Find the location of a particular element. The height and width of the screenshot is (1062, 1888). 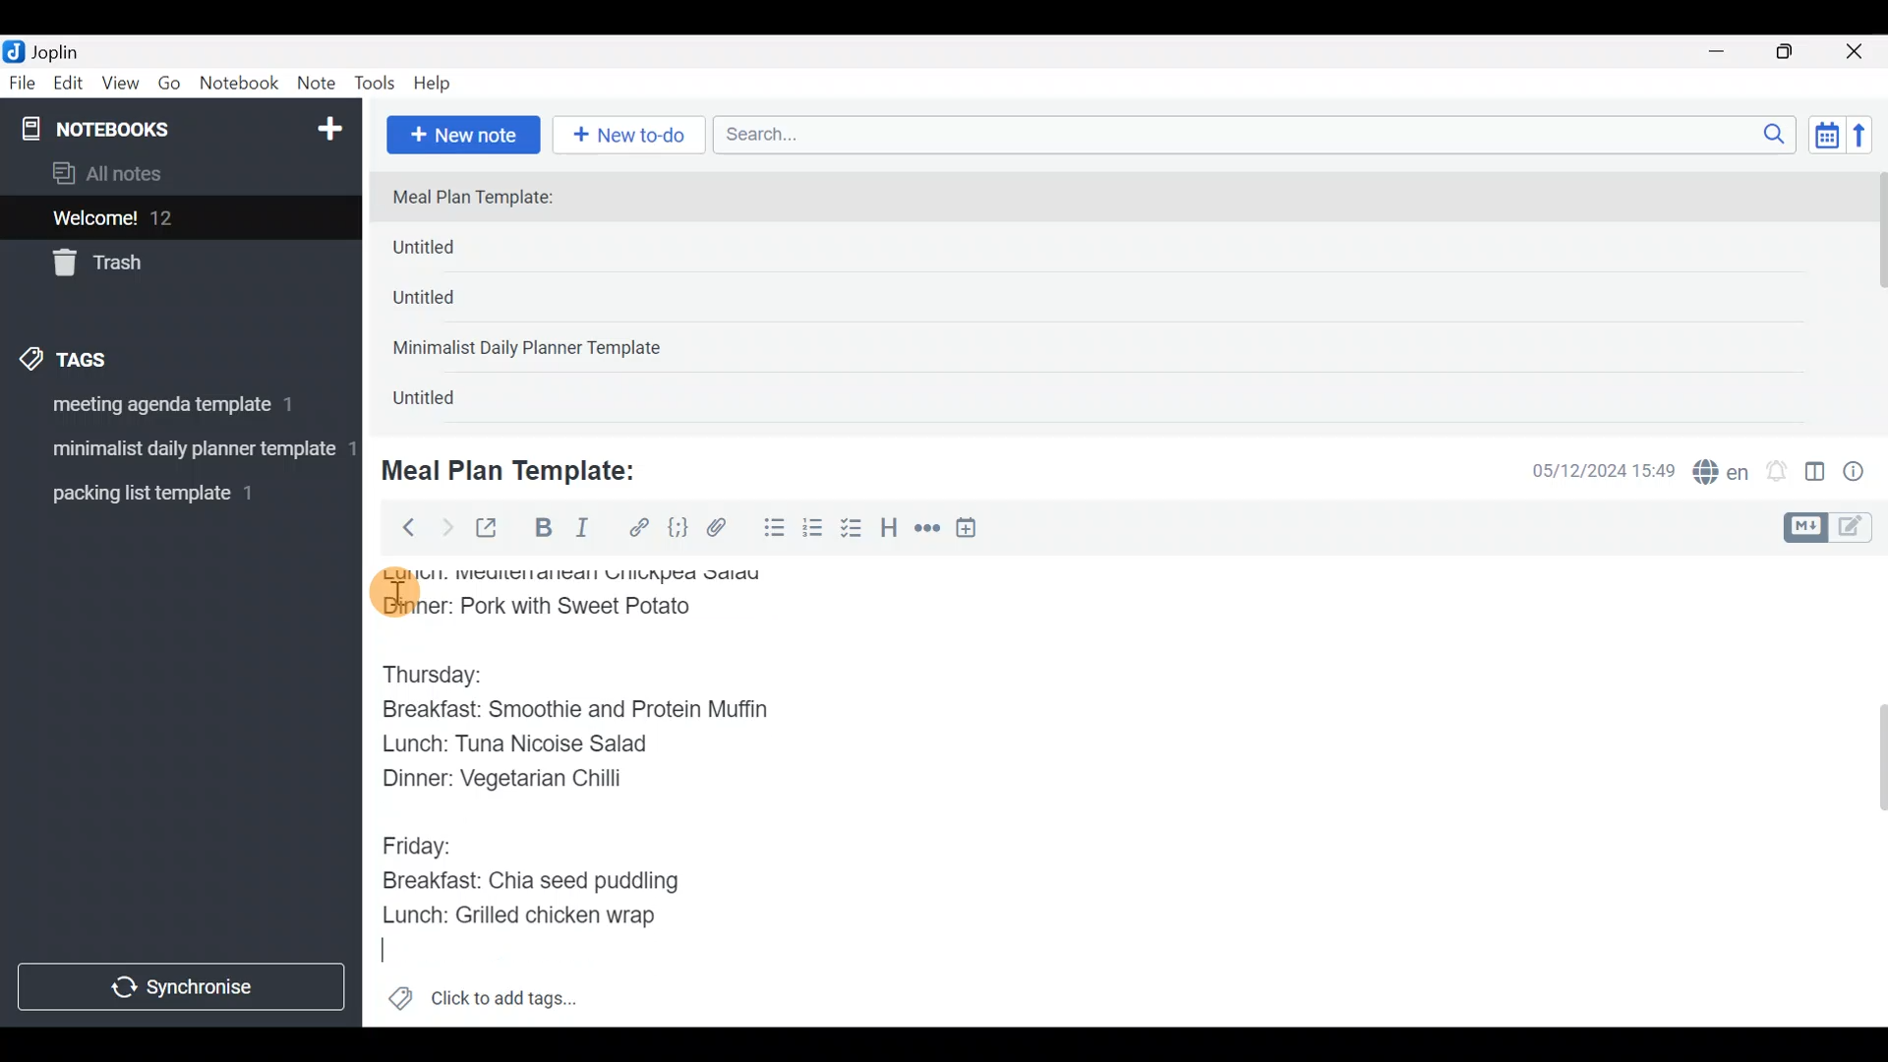

Help is located at coordinates (440, 80).